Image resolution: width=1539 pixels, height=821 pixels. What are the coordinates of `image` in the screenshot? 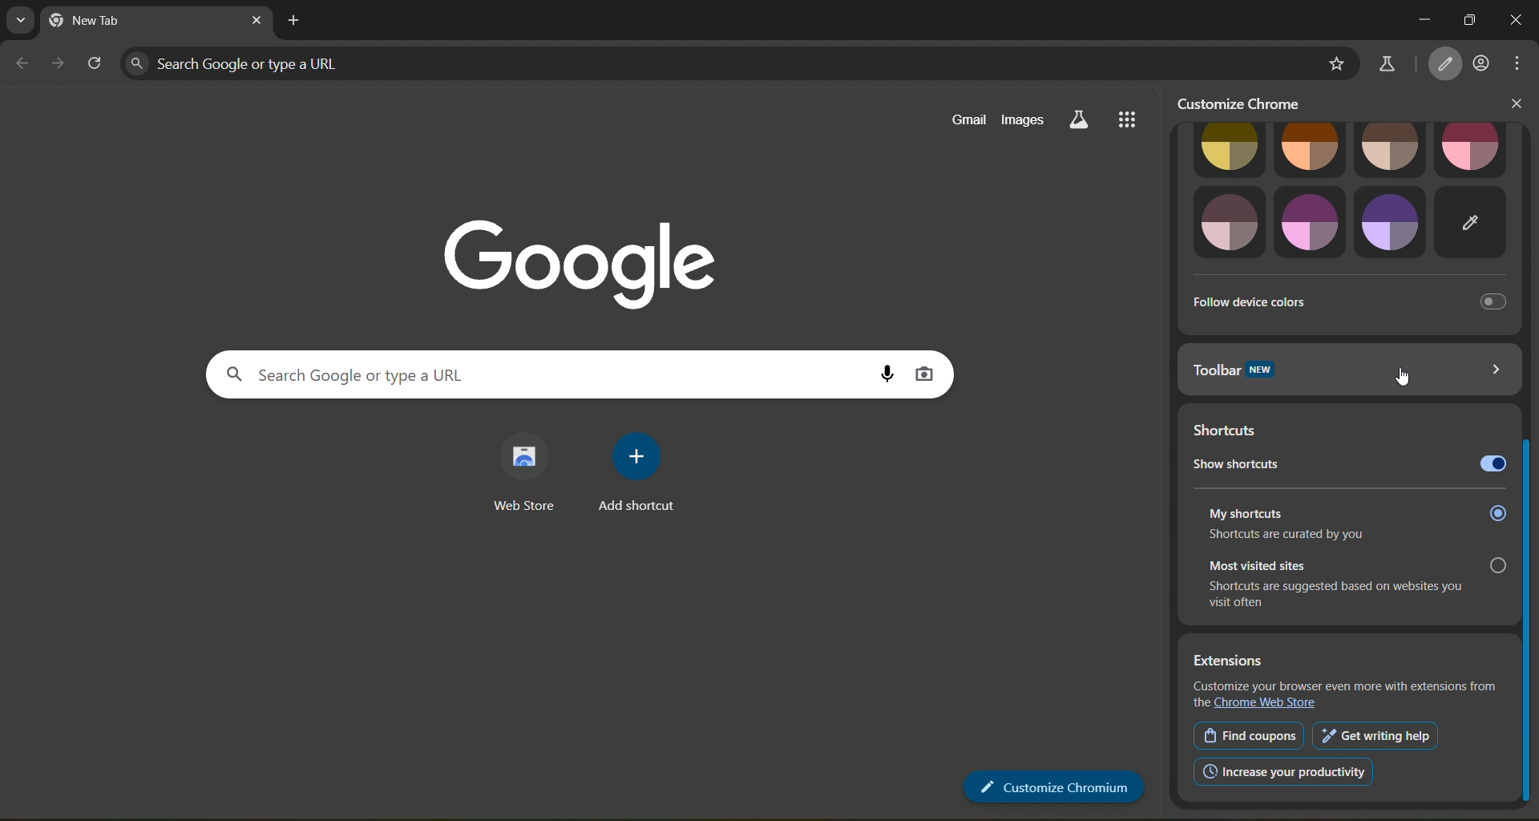 It's located at (1469, 223).